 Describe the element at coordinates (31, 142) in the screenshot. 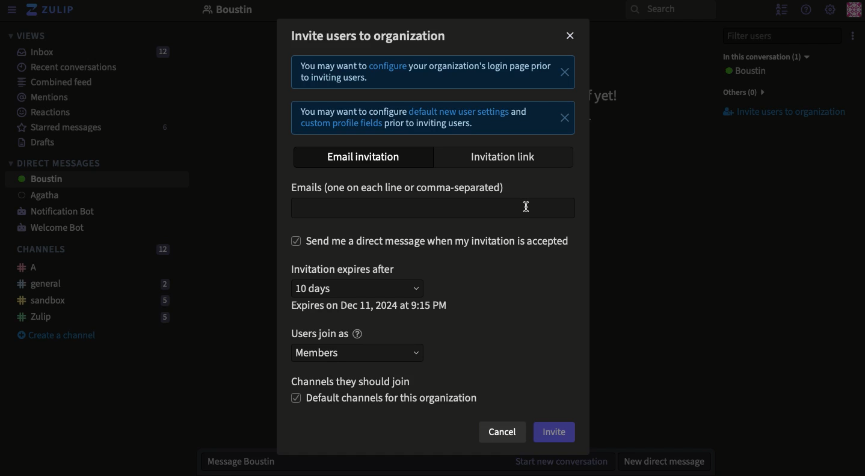

I see `Drafts` at that location.